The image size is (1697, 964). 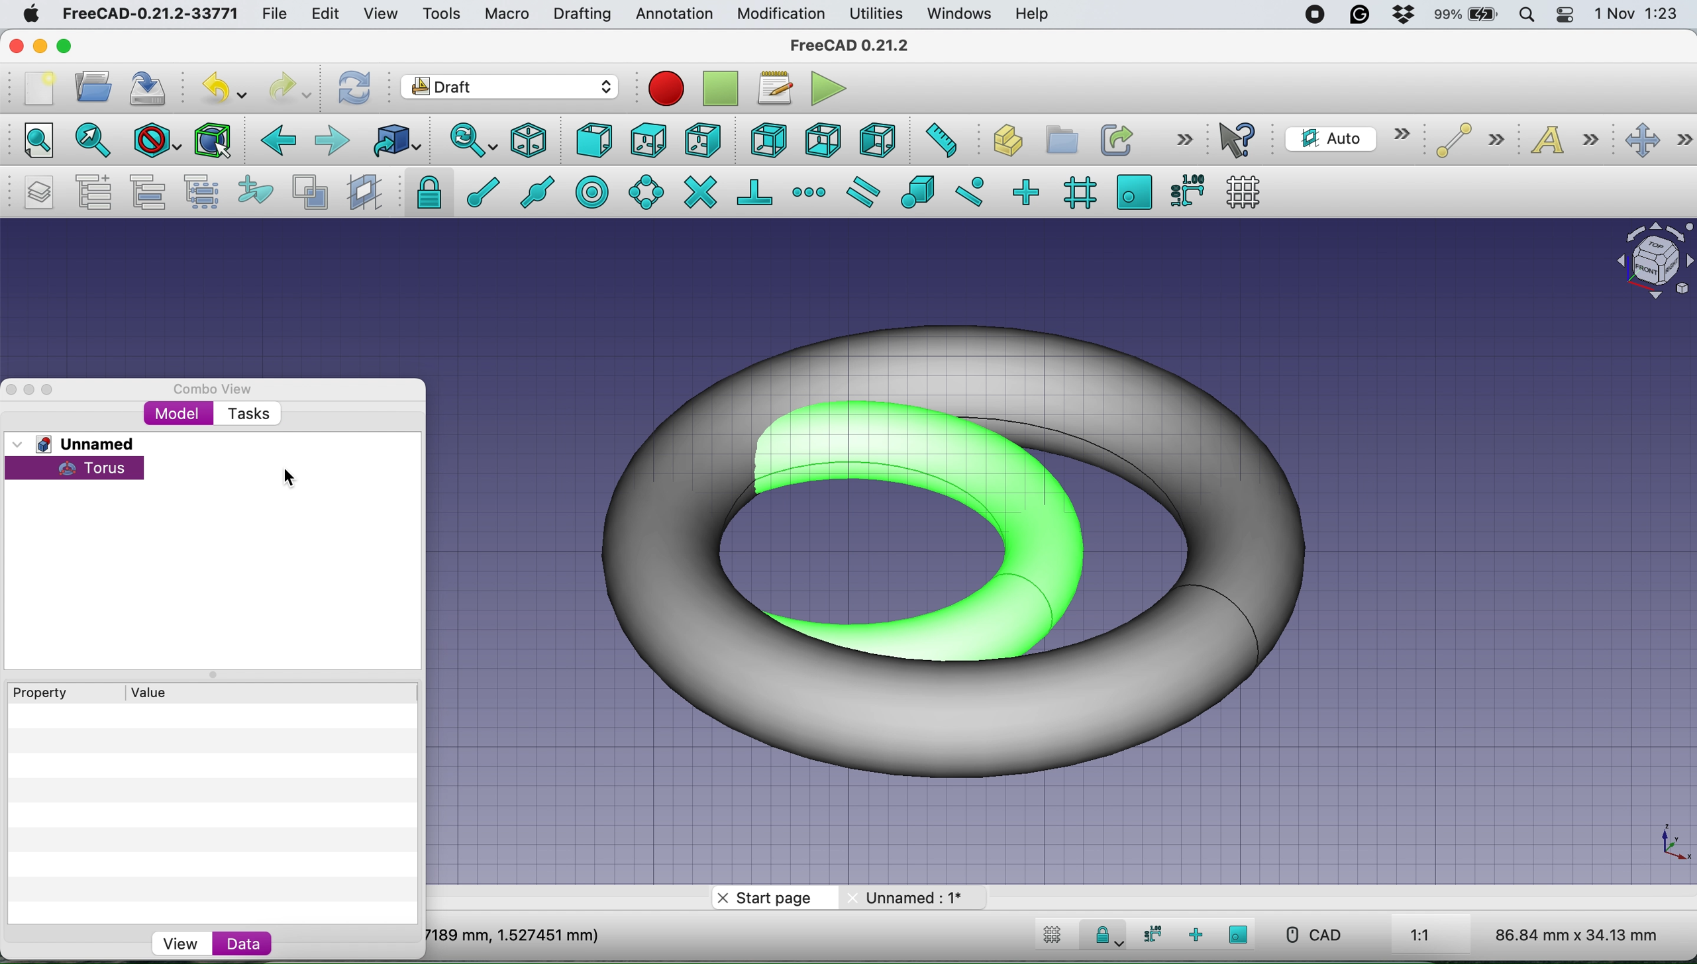 What do you see at coordinates (1635, 15) in the screenshot?
I see `1 Nov 1:23` at bounding box center [1635, 15].